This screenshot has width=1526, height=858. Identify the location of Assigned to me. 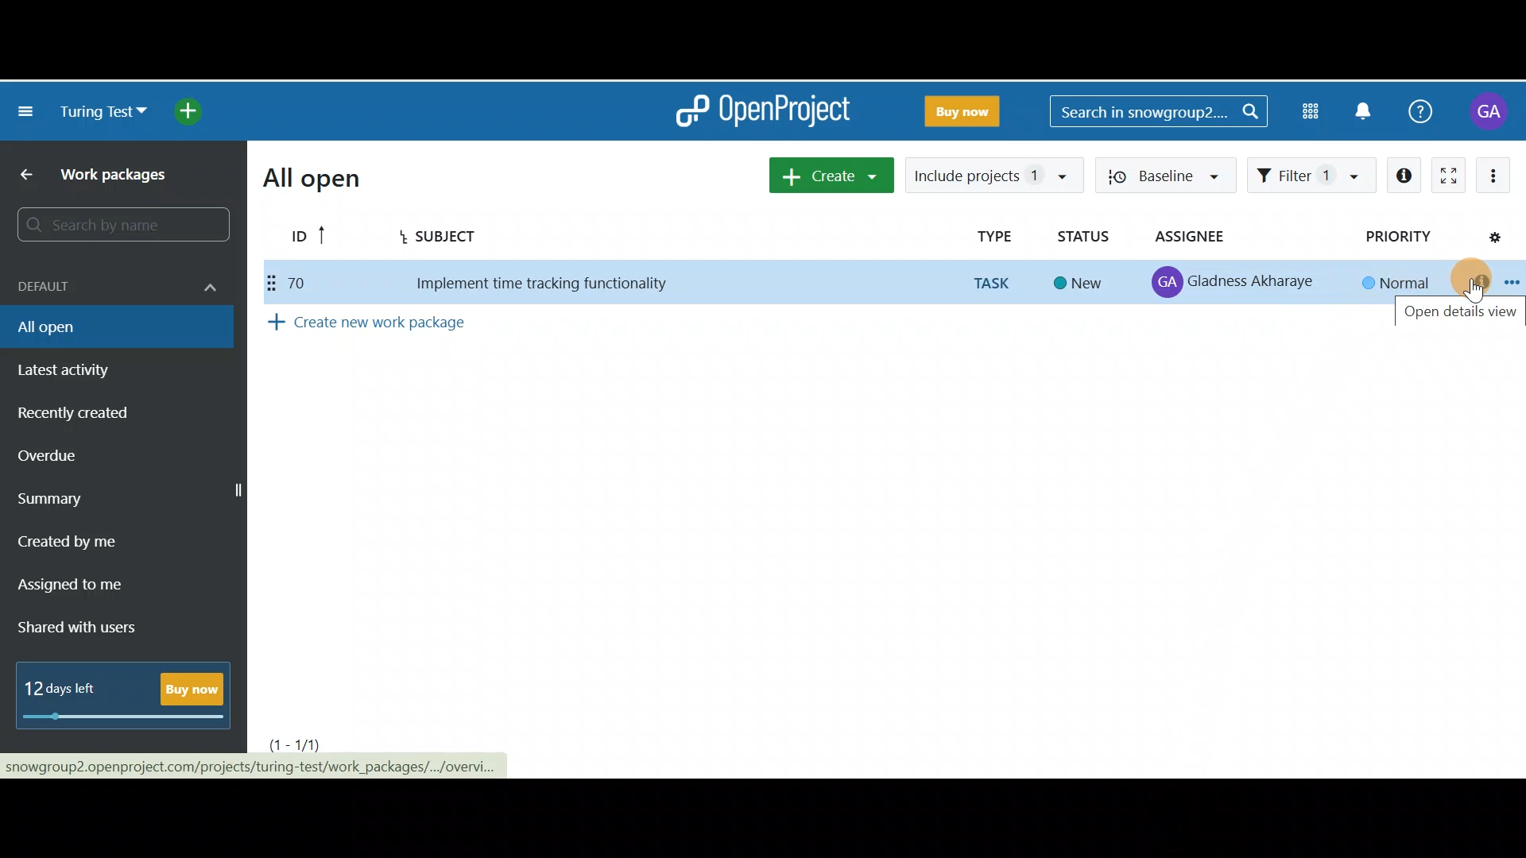
(92, 587).